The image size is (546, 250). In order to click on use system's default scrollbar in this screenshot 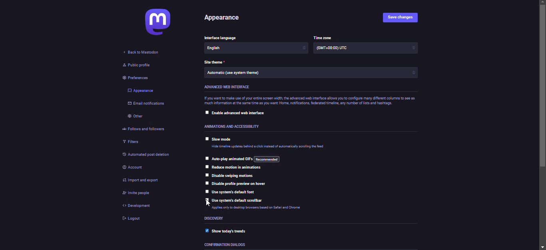, I will do `click(242, 200)`.